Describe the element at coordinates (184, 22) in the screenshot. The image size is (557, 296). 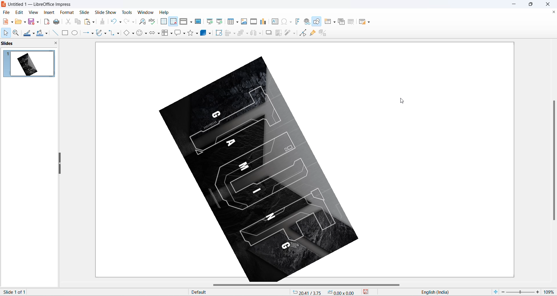
I see `display view` at that location.